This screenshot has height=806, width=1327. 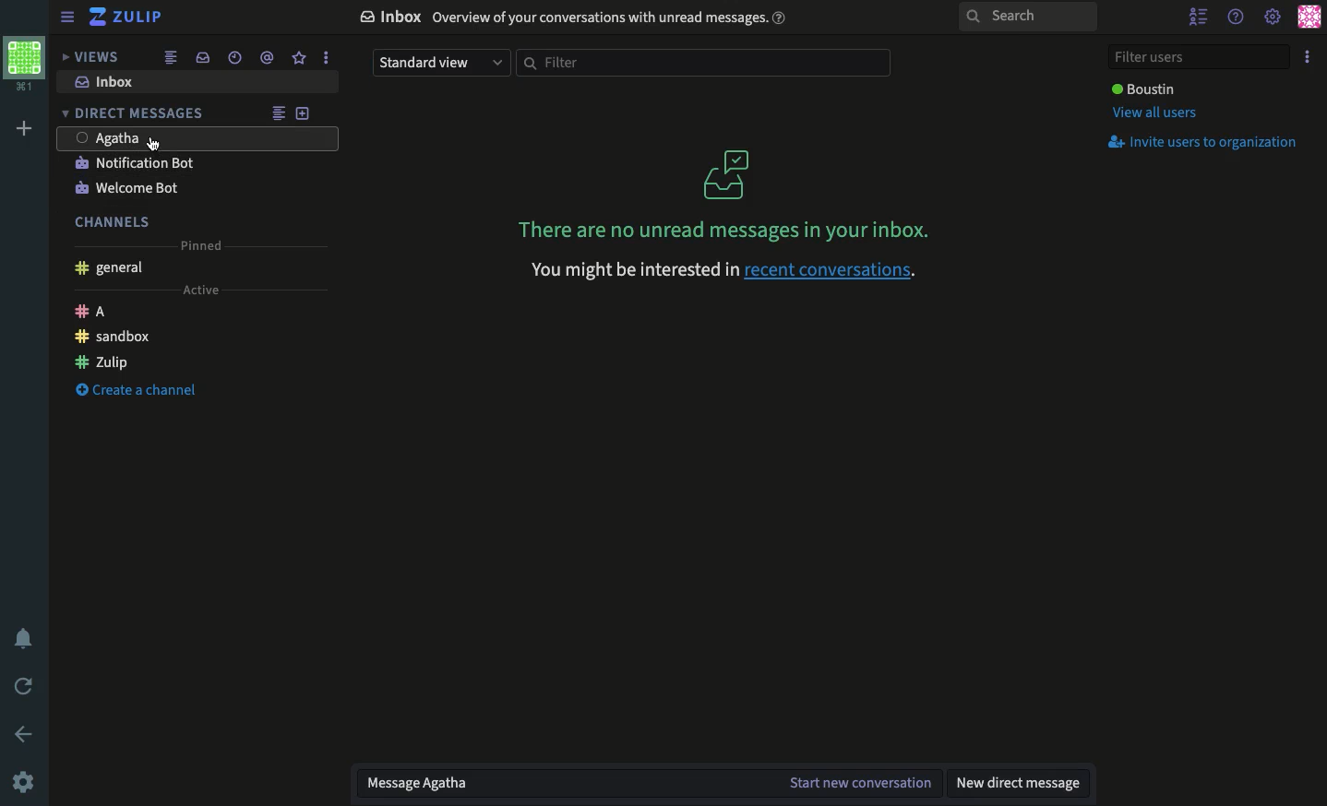 What do you see at coordinates (29, 637) in the screenshot?
I see `Notification ` at bounding box center [29, 637].